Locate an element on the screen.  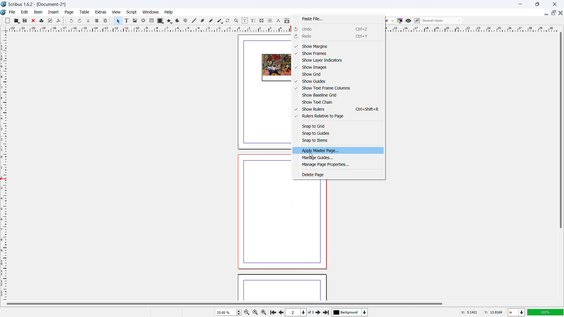
close is located at coordinates (34, 21).